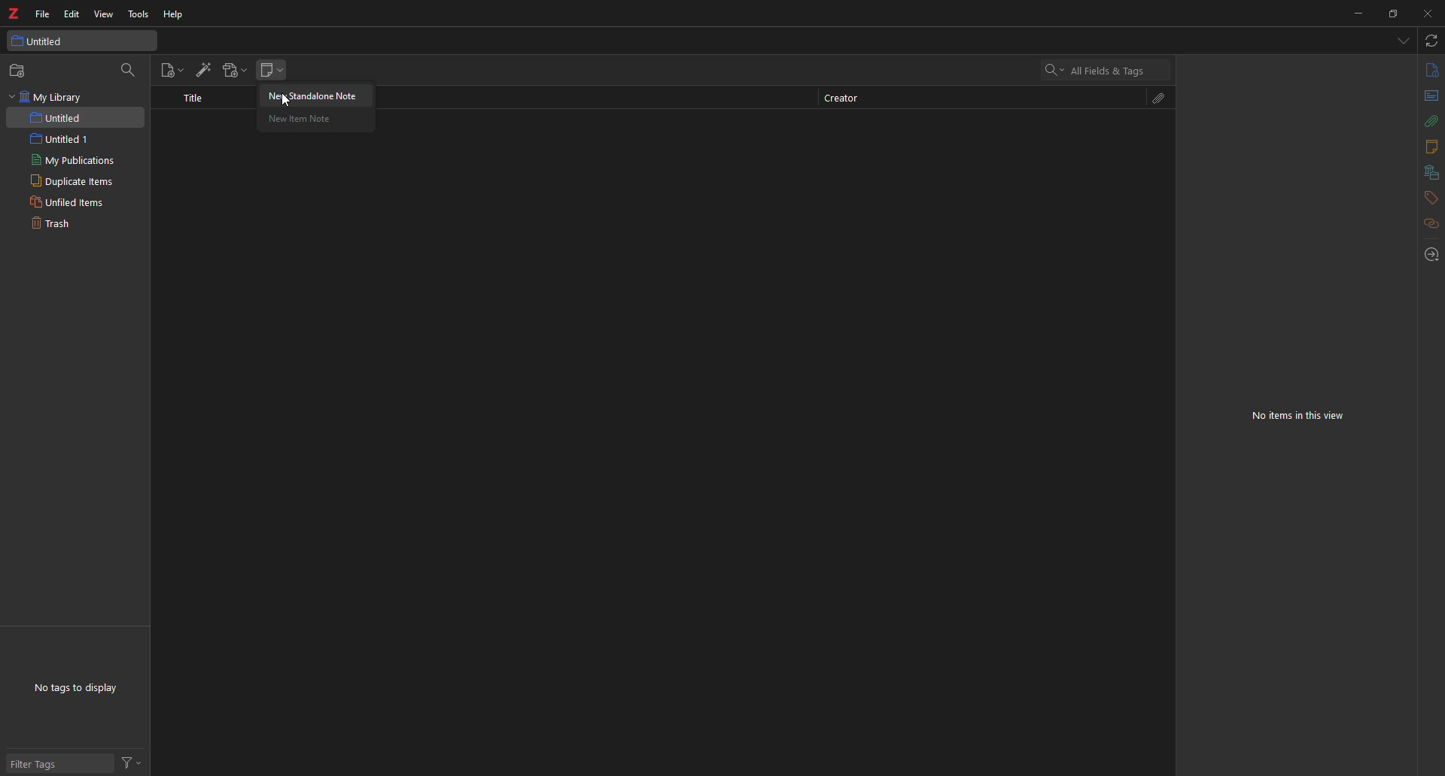 The width and height of the screenshot is (1445, 776). Describe the element at coordinates (50, 98) in the screenshot. I see `my library` at that location.